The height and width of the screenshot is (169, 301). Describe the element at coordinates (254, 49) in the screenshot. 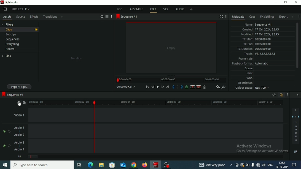

I see `TC Duration` at that location.